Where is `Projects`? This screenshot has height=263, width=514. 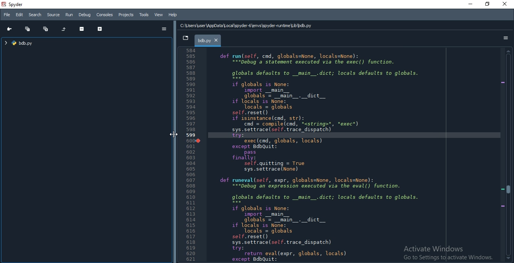 Projects is located at coordinates (126, 14).